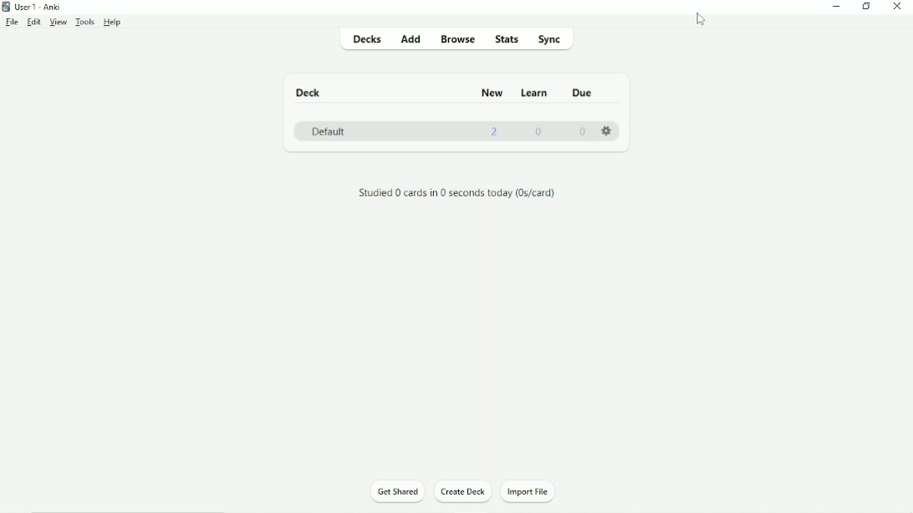 This screenshot has height=513, width=913. What do you see at coordinates (531, 491) in the screenshot?
I see `Import File` at bounding box center [531, 491].